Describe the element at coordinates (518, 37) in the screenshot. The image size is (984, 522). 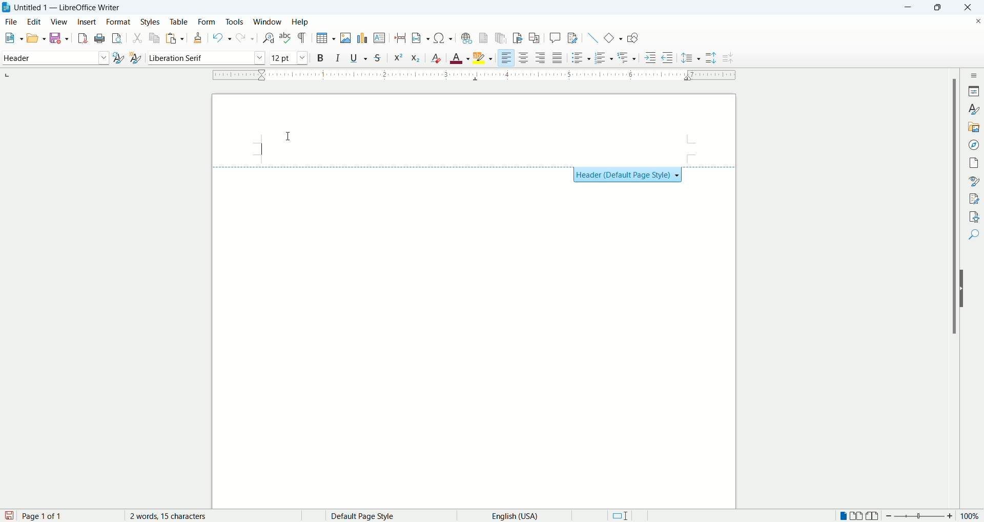
I see `insert bookmark` at that location.